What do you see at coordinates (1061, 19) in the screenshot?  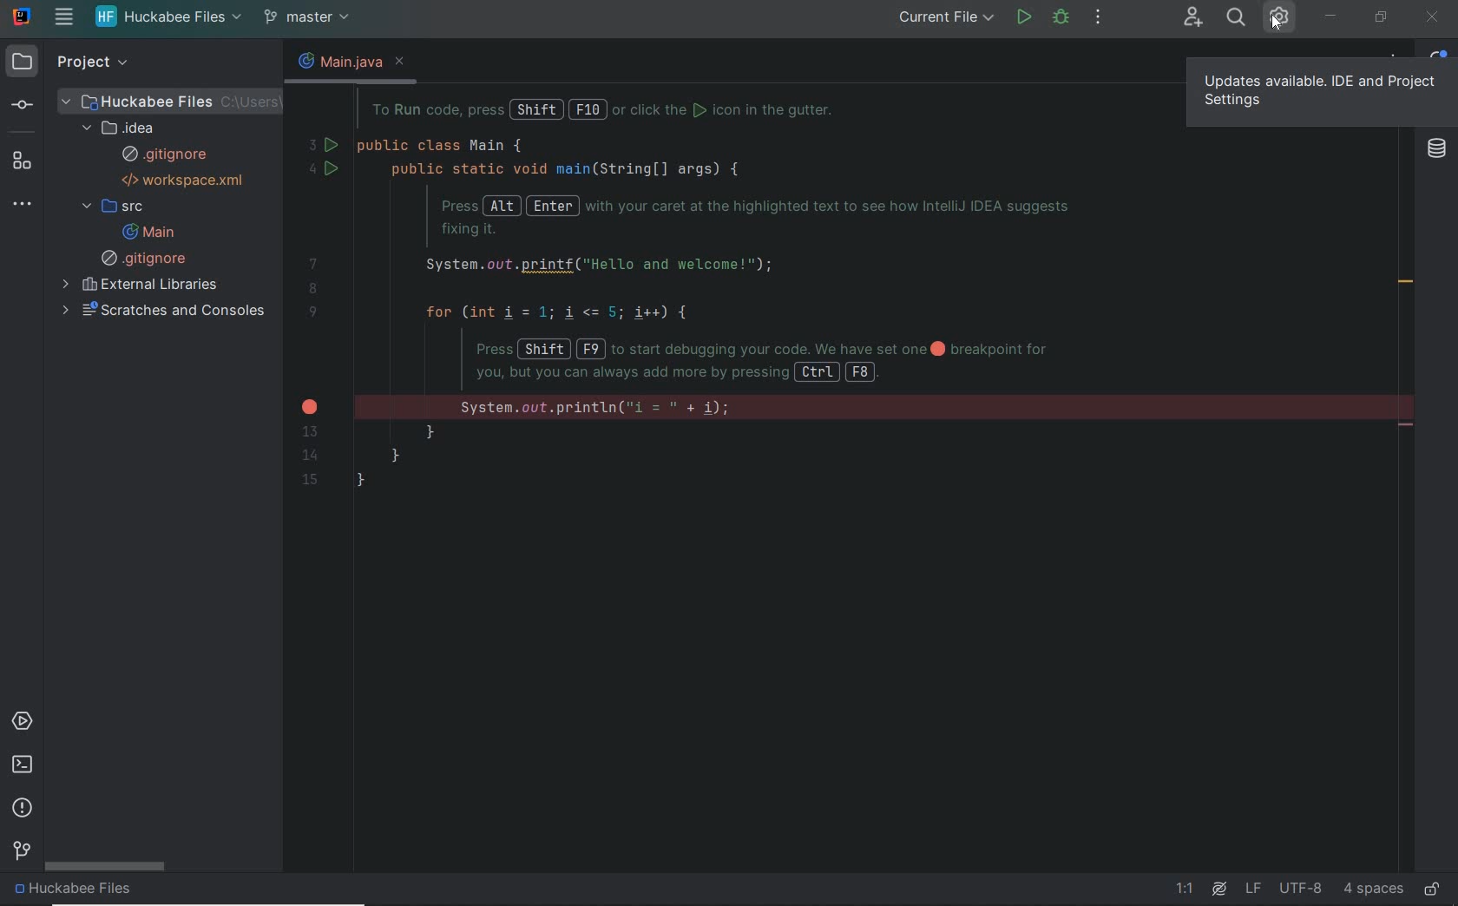 I see `debug` at bounding box center [1061, 19].